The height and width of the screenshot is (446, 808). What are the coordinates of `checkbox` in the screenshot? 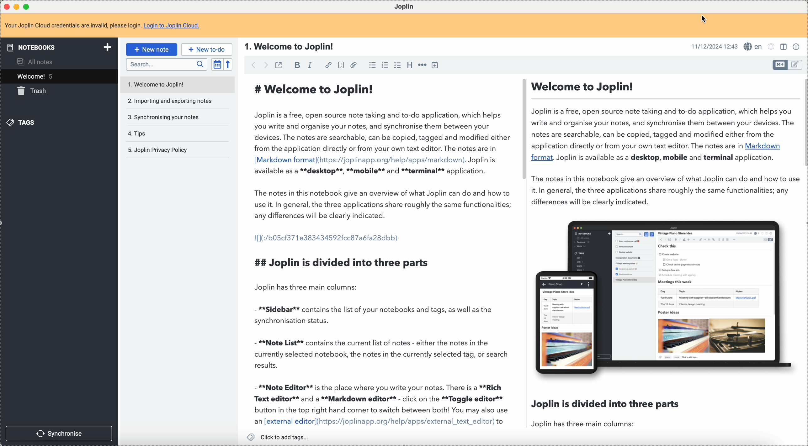 It's located at (398, 65).